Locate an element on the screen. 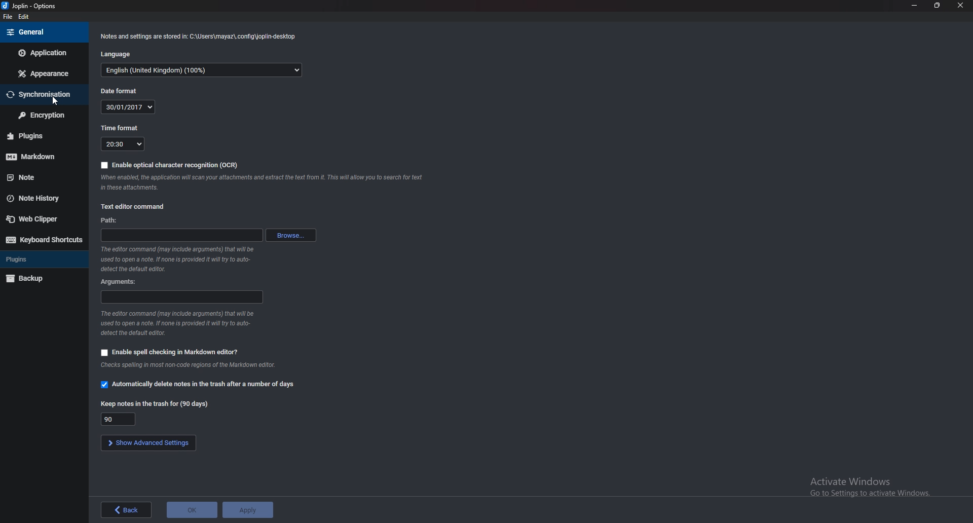  Activate Windows is located at coordinates (866, 483).